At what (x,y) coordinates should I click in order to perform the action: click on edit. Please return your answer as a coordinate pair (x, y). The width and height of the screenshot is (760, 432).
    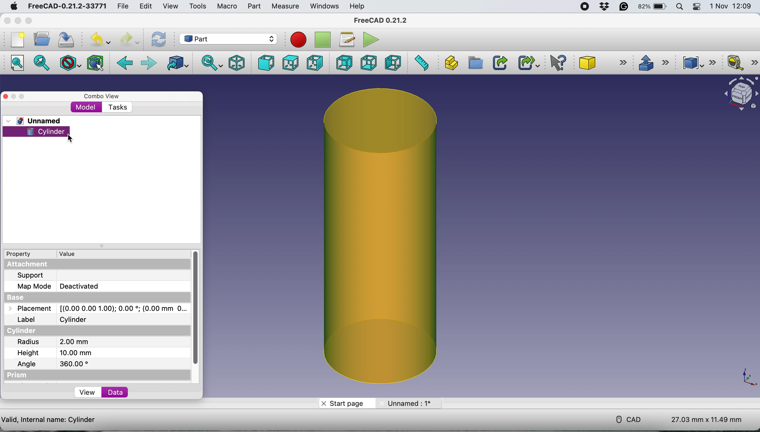
    Looking at the image, I should click on (147, 7).